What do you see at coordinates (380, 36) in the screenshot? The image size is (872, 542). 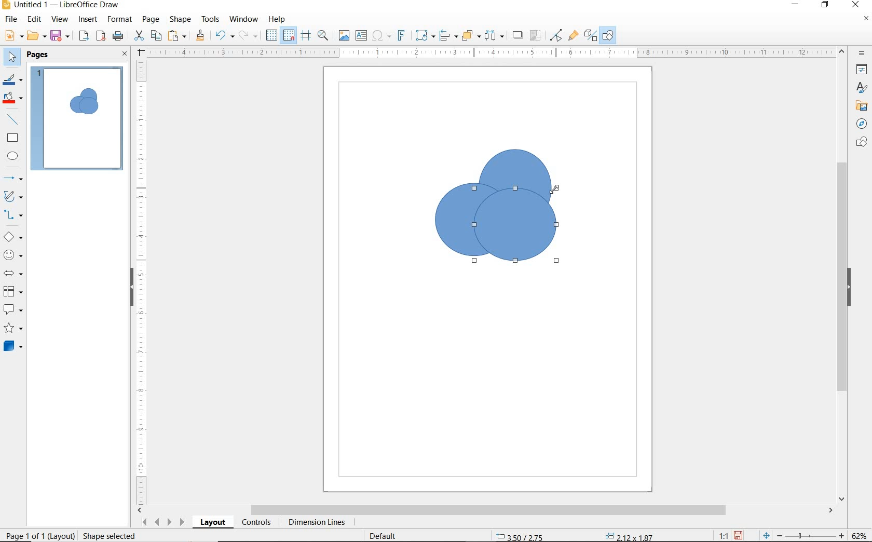 I see `INSERT SPECIAL CHARACTERS` at bounding box center [380, 36].